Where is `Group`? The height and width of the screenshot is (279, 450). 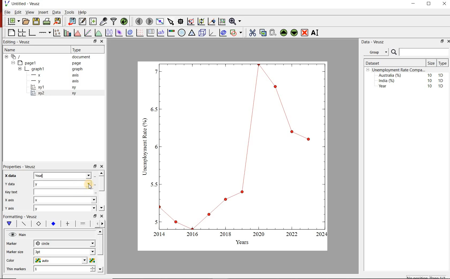 Group is located at coordinates (377, 52).